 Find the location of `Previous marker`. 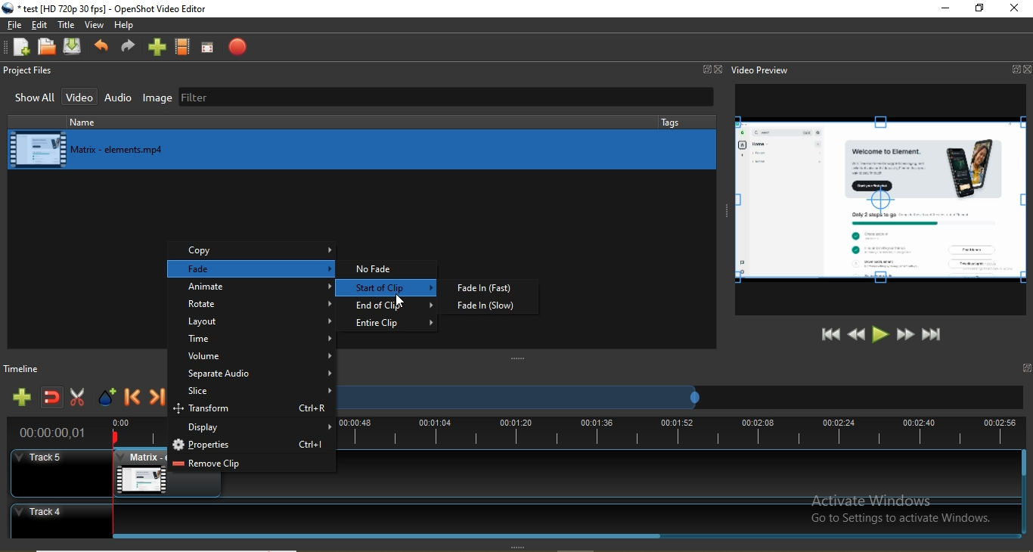

Previous marker is located at coordinates (133, 400).